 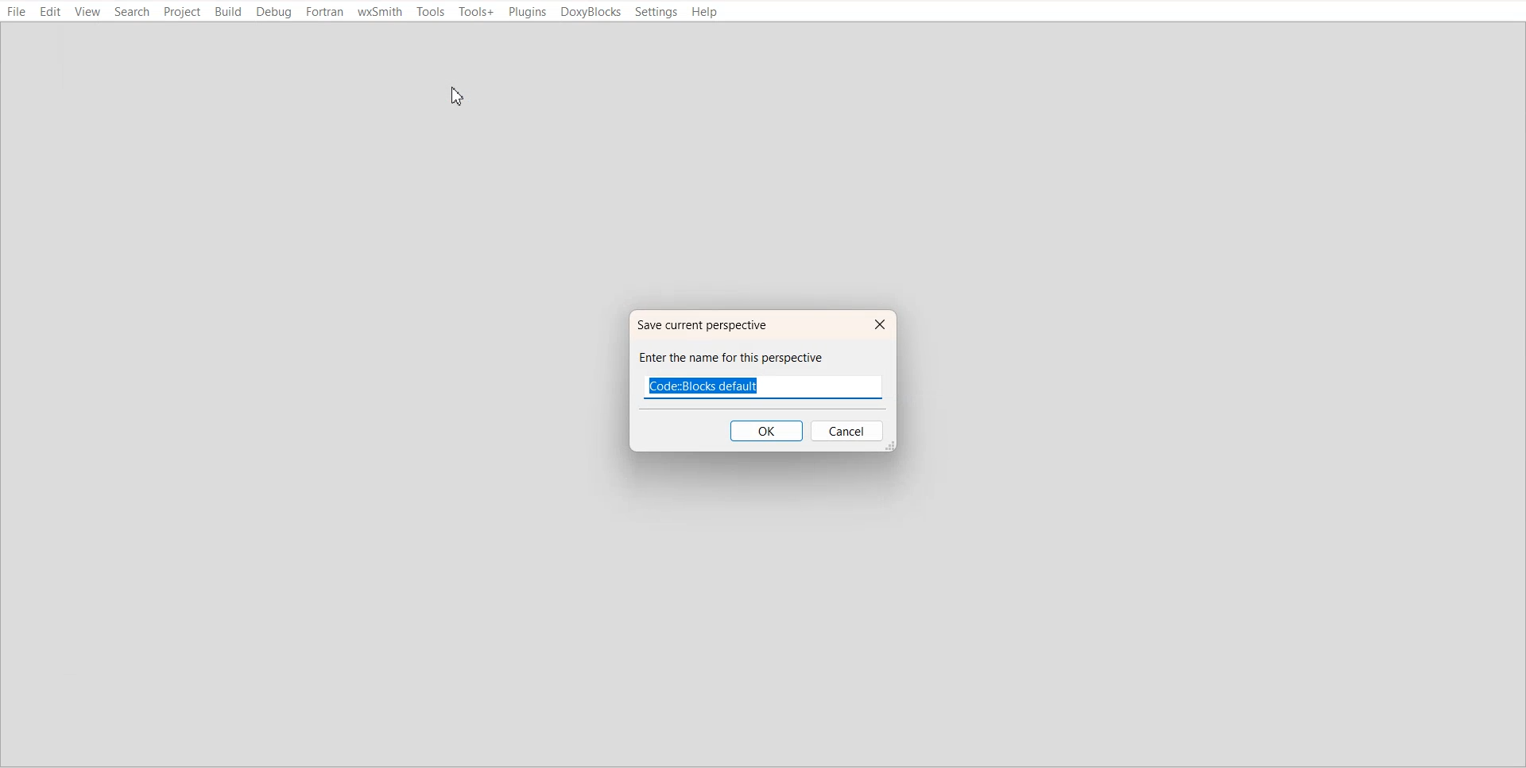 I want to click on Cancel, so click(x=849, y=432).